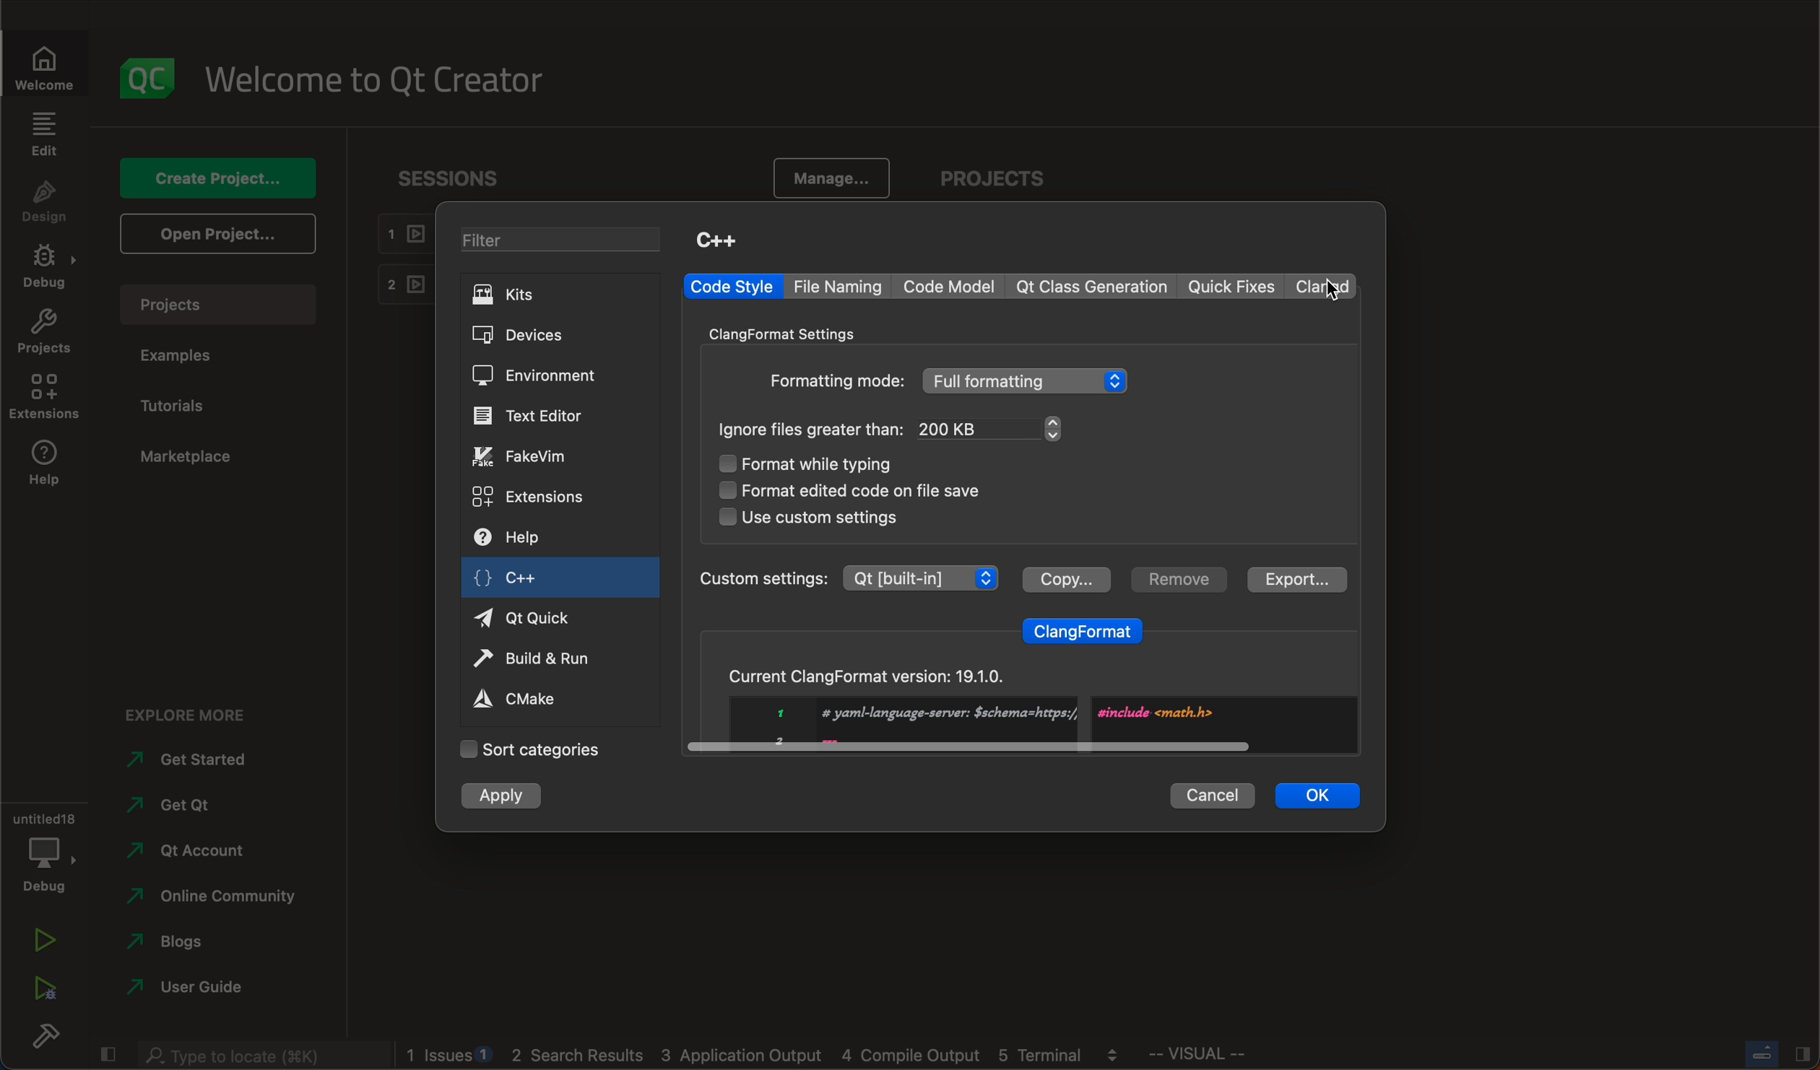 This screenshot has width=1820, height=1070. I want to click on file naming, so click(838, 287).